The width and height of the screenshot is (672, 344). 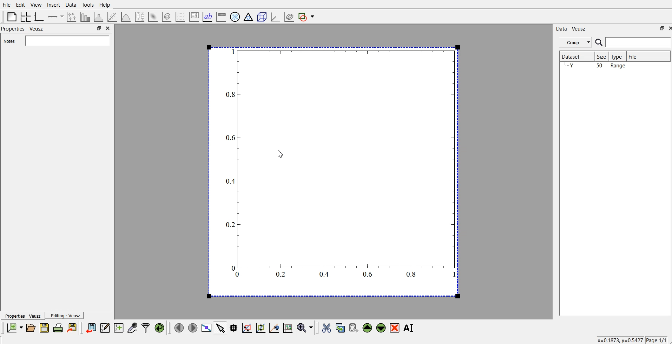 What do you see at coordinates (54, 5) in the screenshot?
I see `Insert` at bounding box center [54, 5].